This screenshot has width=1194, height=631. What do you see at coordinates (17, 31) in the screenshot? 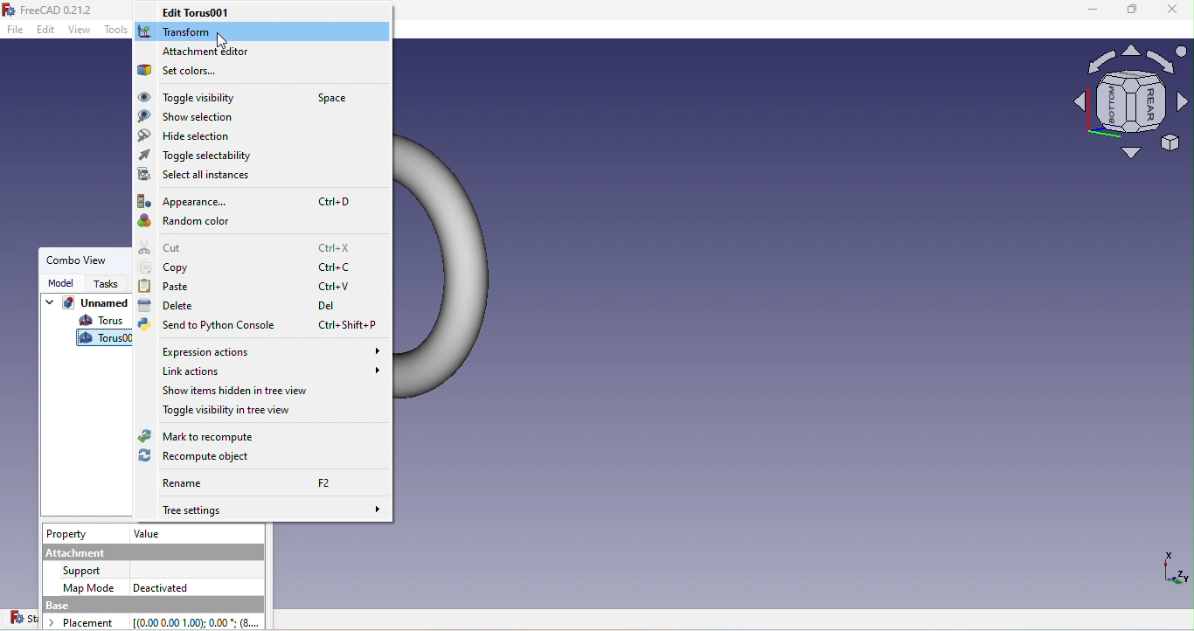
I see `File` at bounding box center [17, 31].